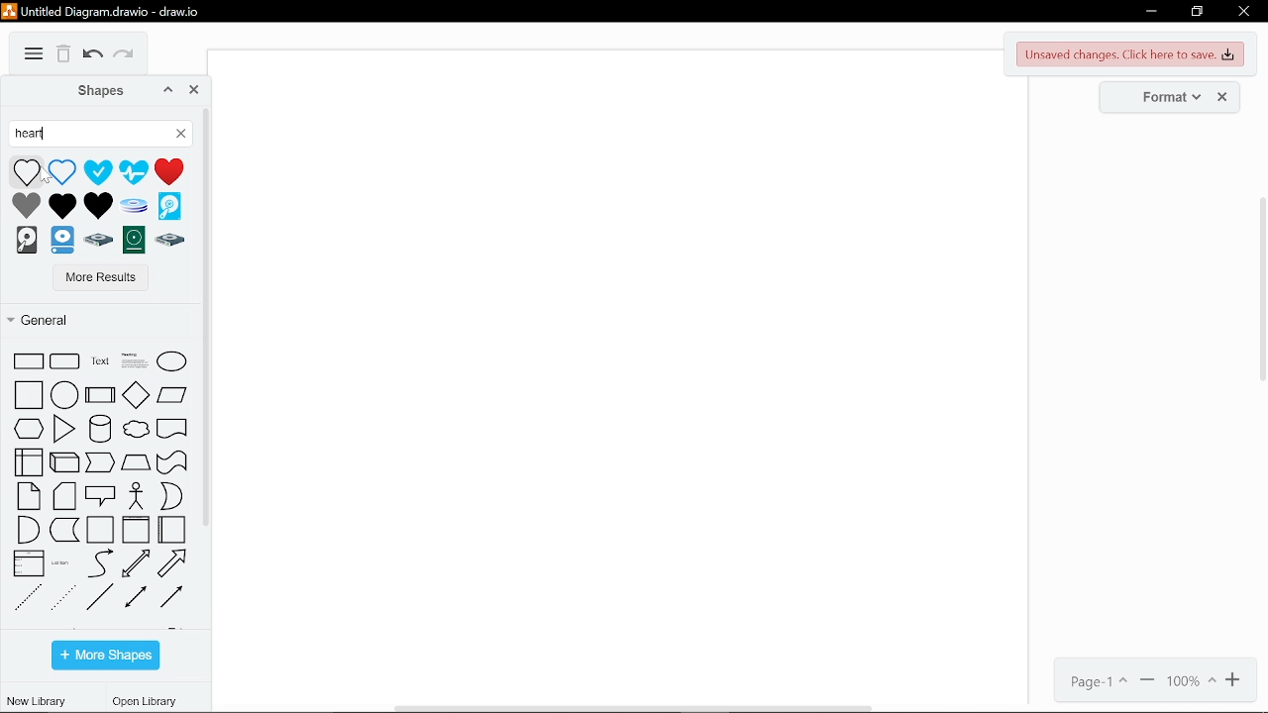 This screenshot has height=713, width=1268. I want to click on hard disk, so click(134, 206).